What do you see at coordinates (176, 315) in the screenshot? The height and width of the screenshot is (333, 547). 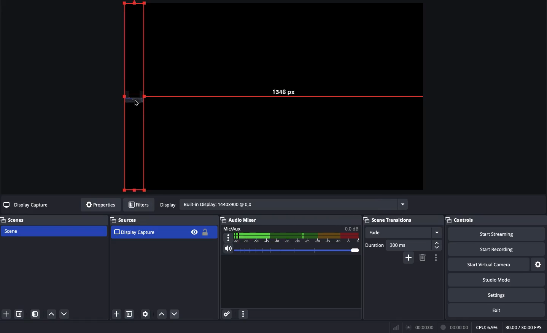 I see `Down` at bounding box center [176, 315].